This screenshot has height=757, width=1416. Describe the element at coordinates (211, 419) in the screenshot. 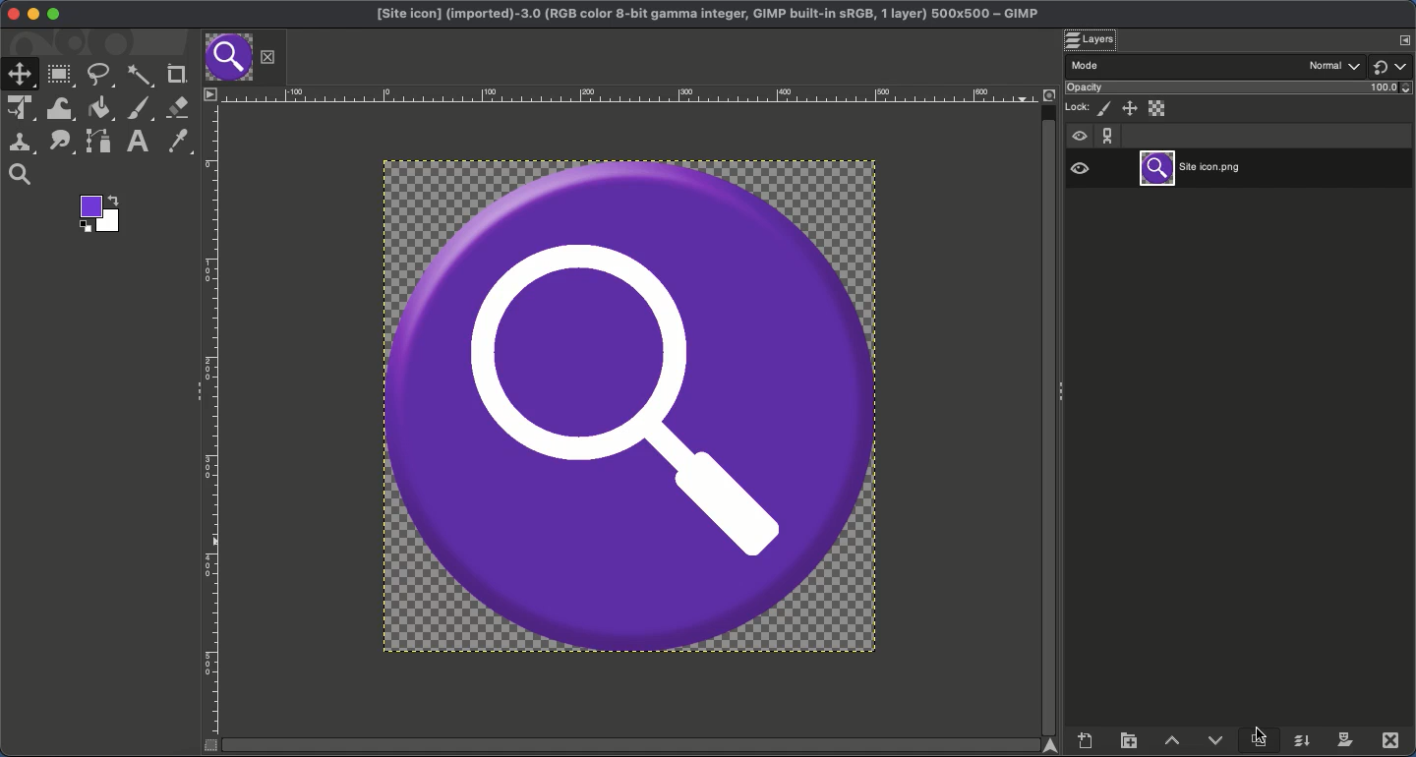

I see `Ruler` at that location.